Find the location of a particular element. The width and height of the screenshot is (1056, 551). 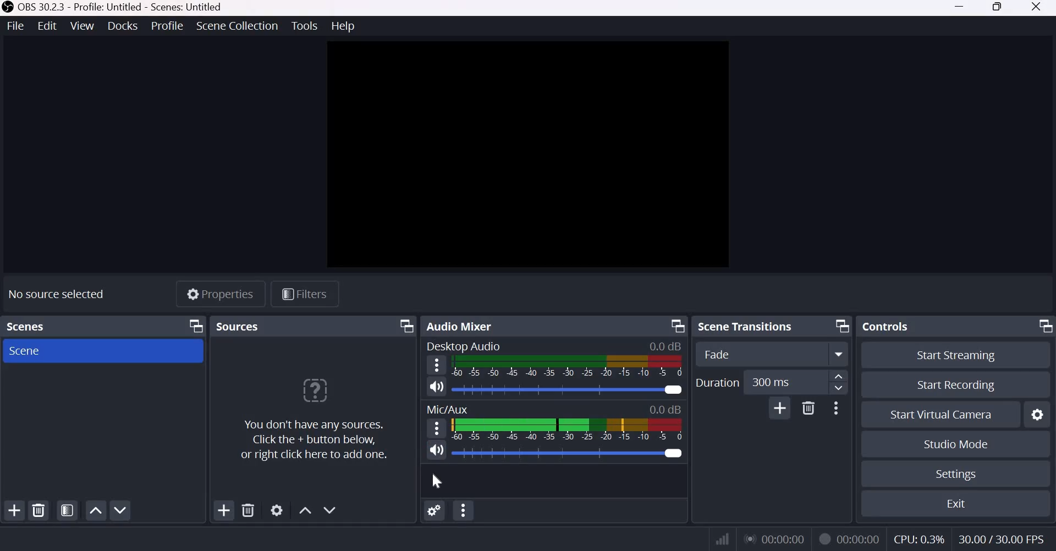

increase is located at coordinates (839, 377).